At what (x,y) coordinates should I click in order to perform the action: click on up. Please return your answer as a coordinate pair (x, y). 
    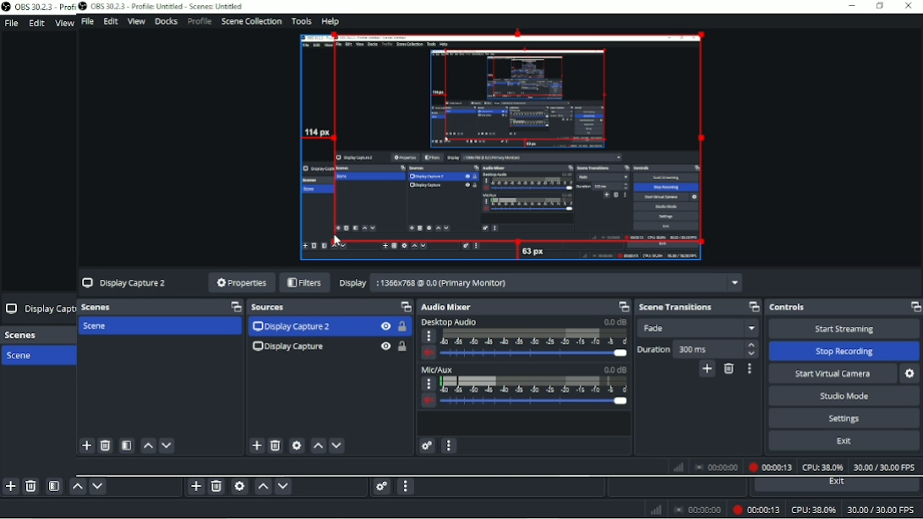
    Looking at the image, I should click on (319, 447).